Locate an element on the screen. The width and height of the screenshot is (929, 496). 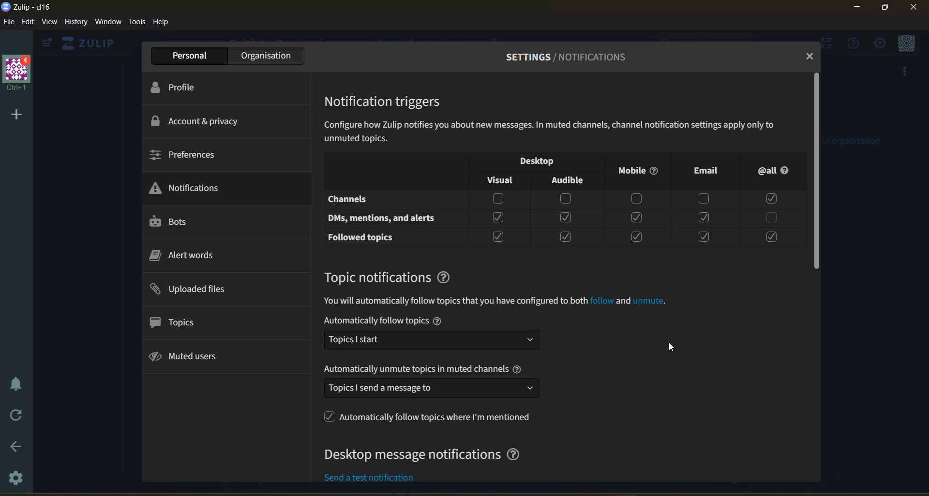
Checkbox is located at coordinates (703, 237).